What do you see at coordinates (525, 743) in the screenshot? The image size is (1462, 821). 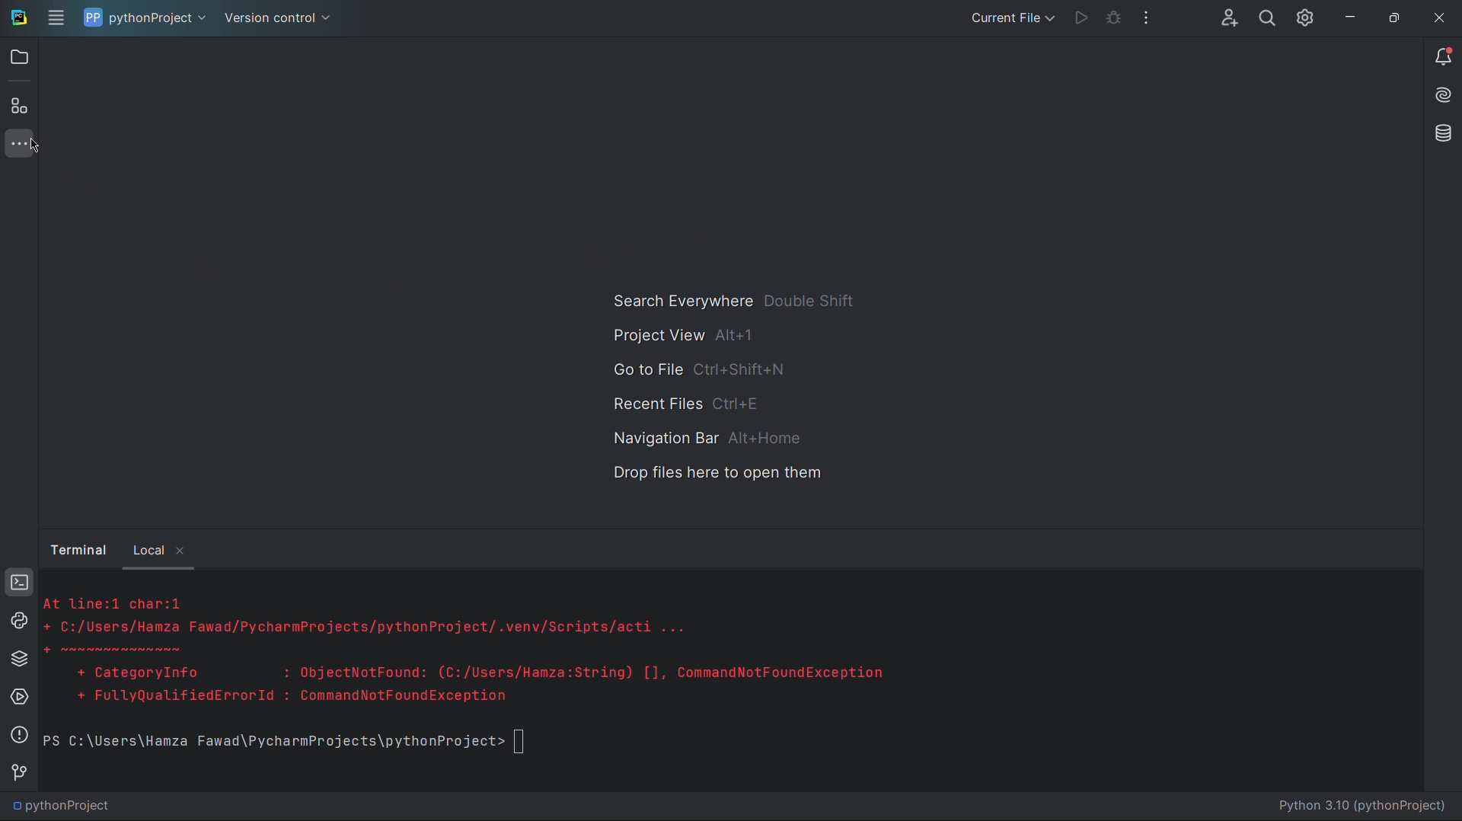 I see `text box` at bounding box center [525, 743].